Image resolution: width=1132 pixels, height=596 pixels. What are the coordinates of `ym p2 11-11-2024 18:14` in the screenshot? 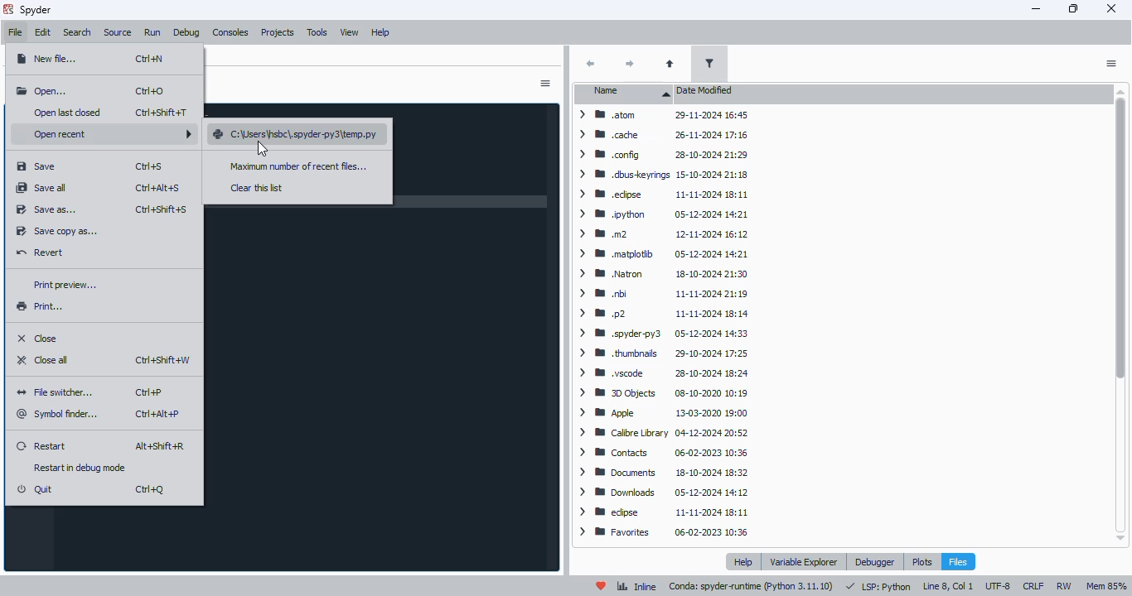 It's located at (660, 311).